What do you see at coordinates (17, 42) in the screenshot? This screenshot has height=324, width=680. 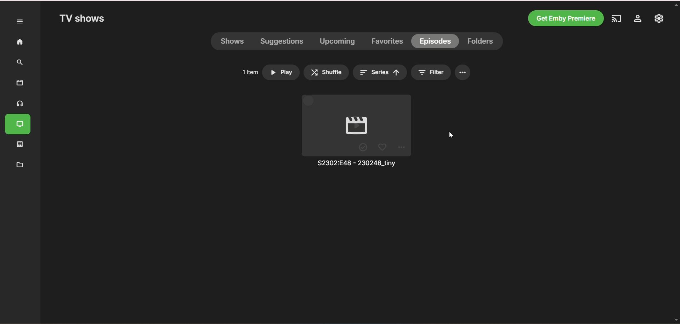 I see `home` at bounding box center [17, 42].